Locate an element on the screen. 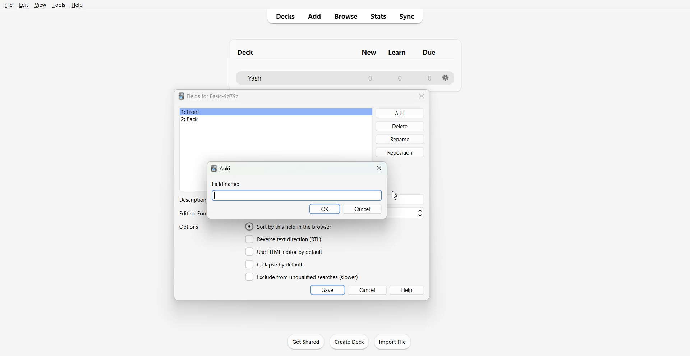  Back is located at coordinates (276, 120).